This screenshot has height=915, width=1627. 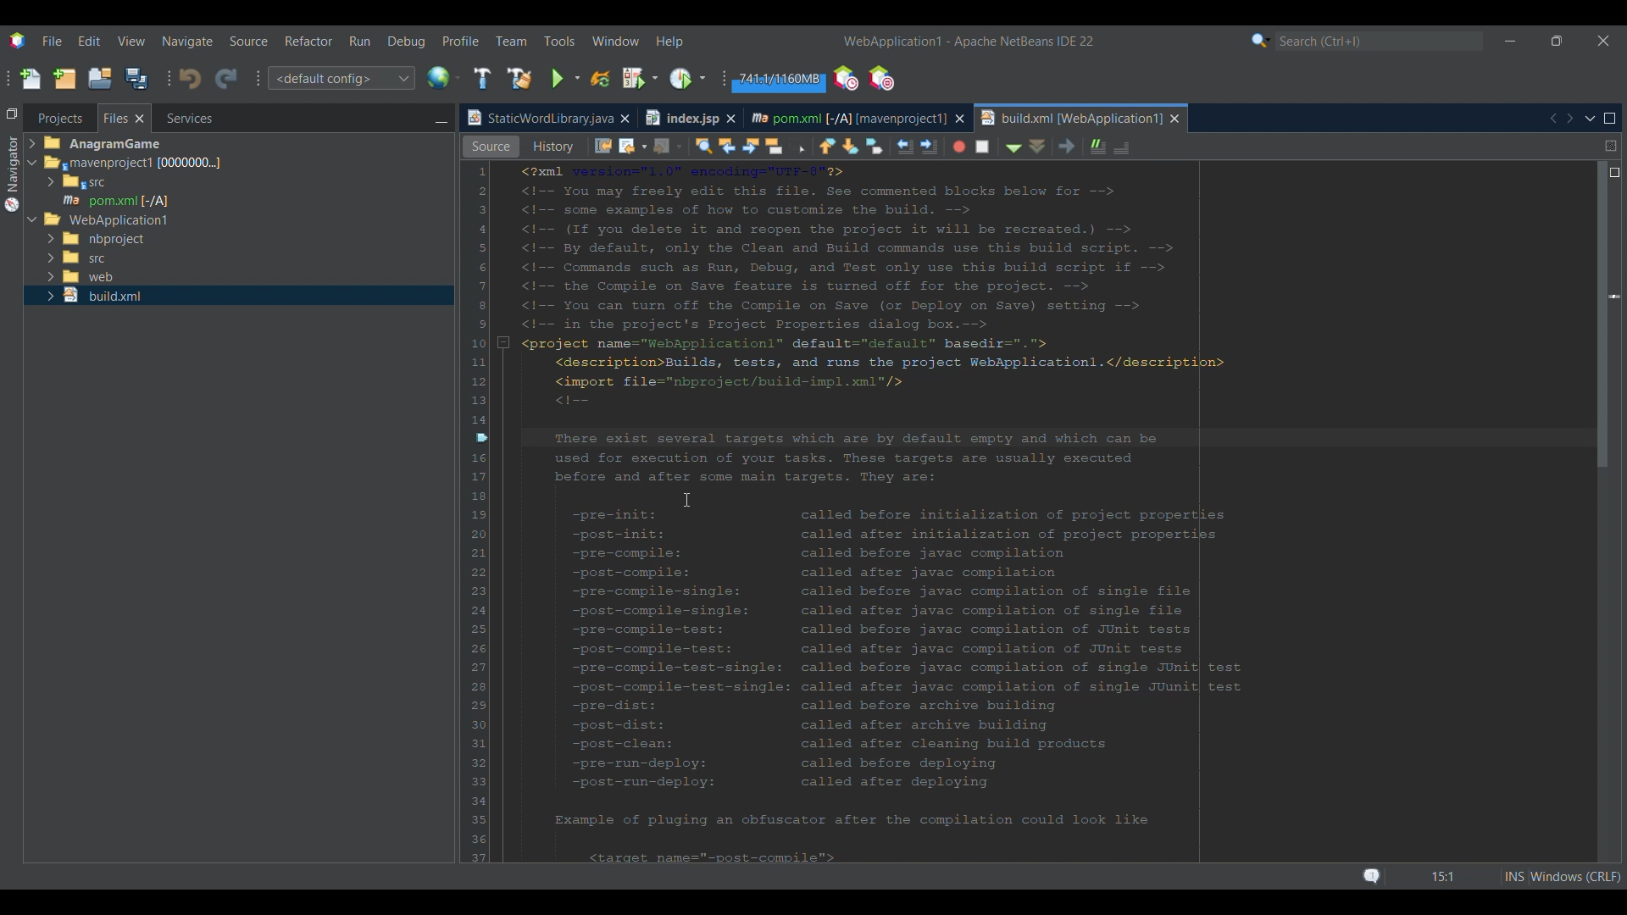 What do you see at coordinates (1005, 146) in the screenshot?
I see `Next bookmark` at bounding box center [1005, 146].